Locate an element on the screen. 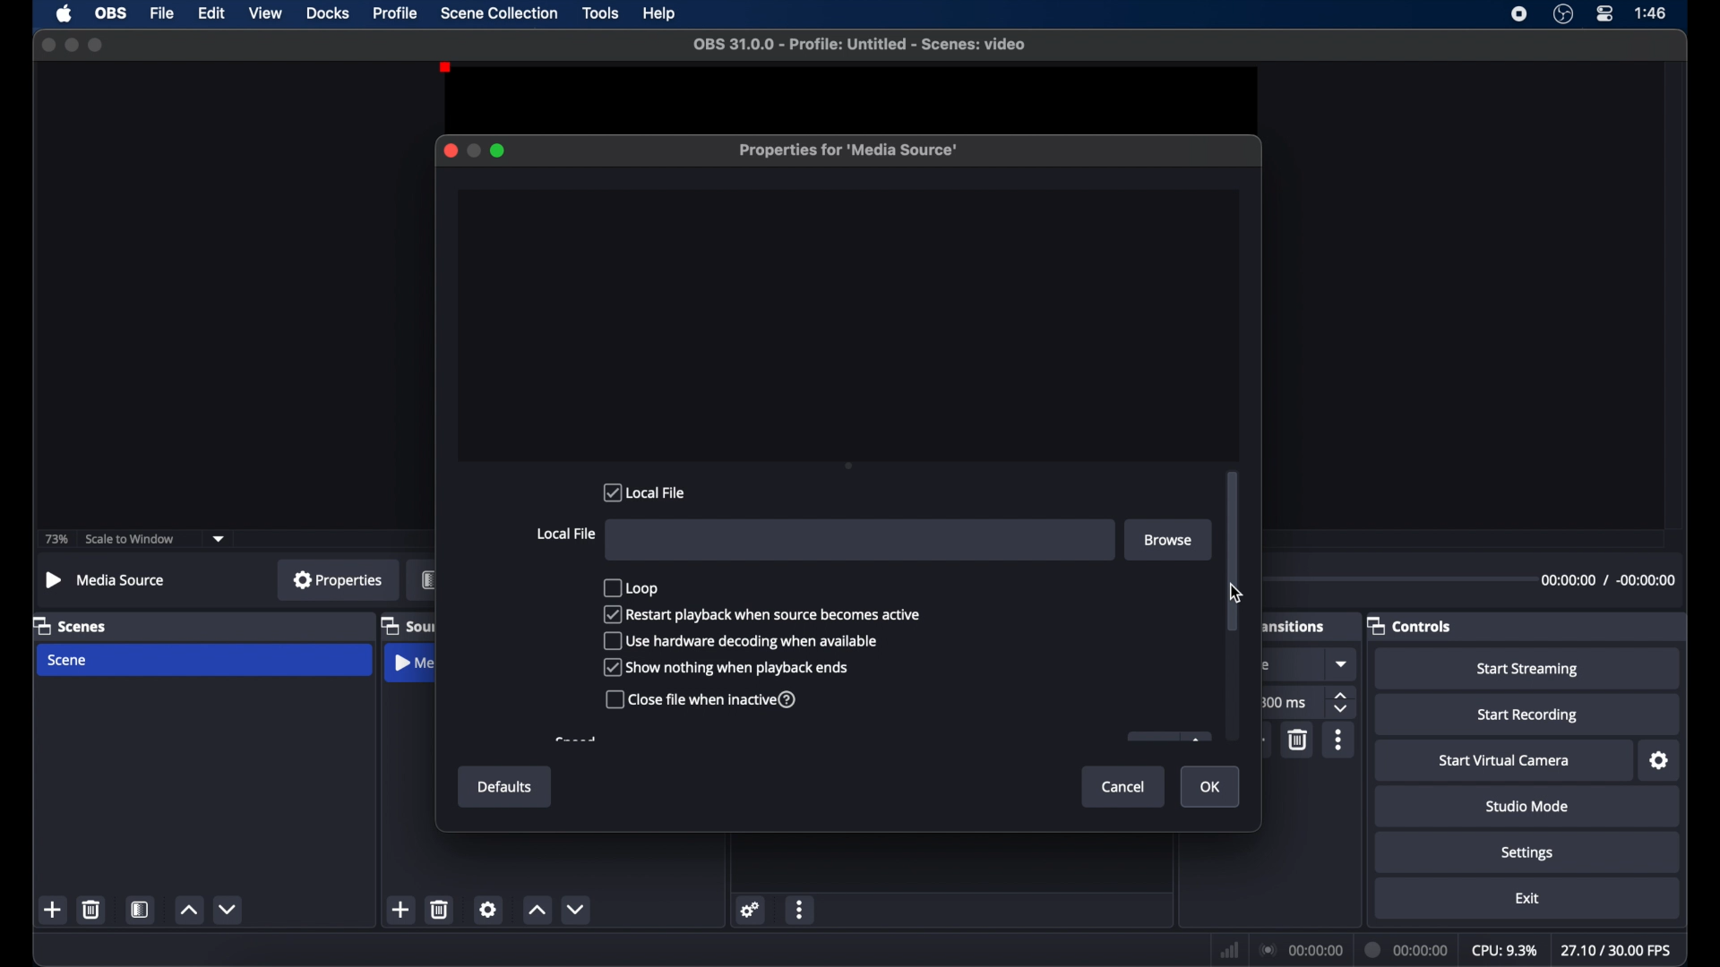 This screenshot has height=967, width=1720. browse is located at coordinates (1170, 540).